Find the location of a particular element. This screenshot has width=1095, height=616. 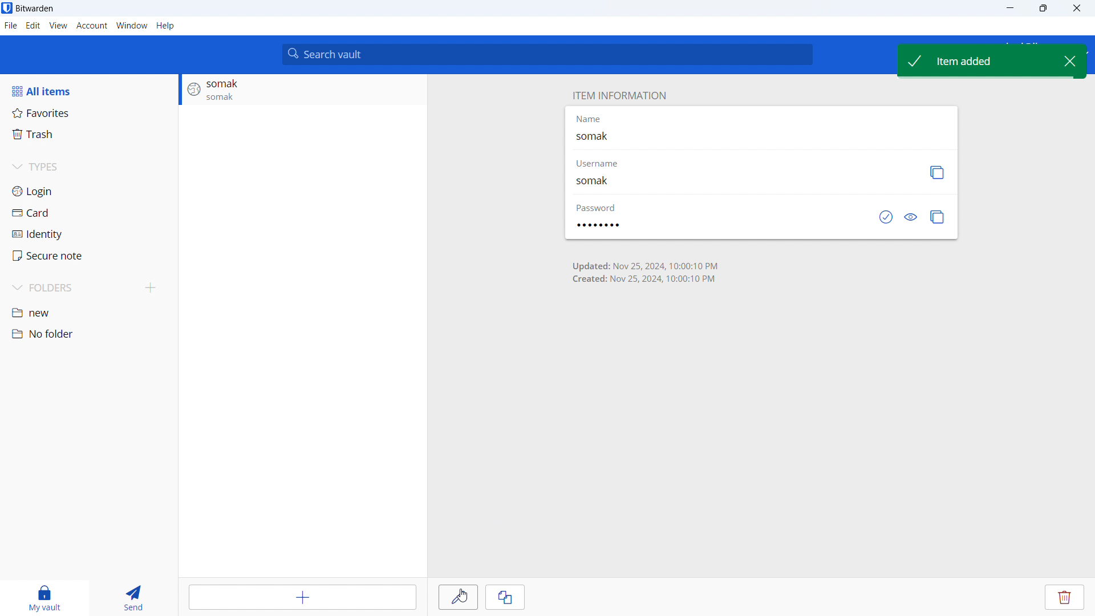

entry info is located at coordinates (302, 93).